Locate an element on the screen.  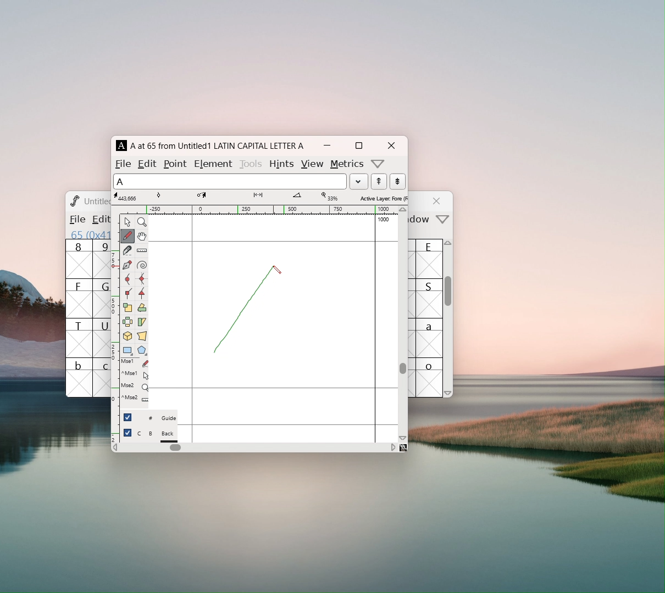
view is located at coordinates (312, 164).